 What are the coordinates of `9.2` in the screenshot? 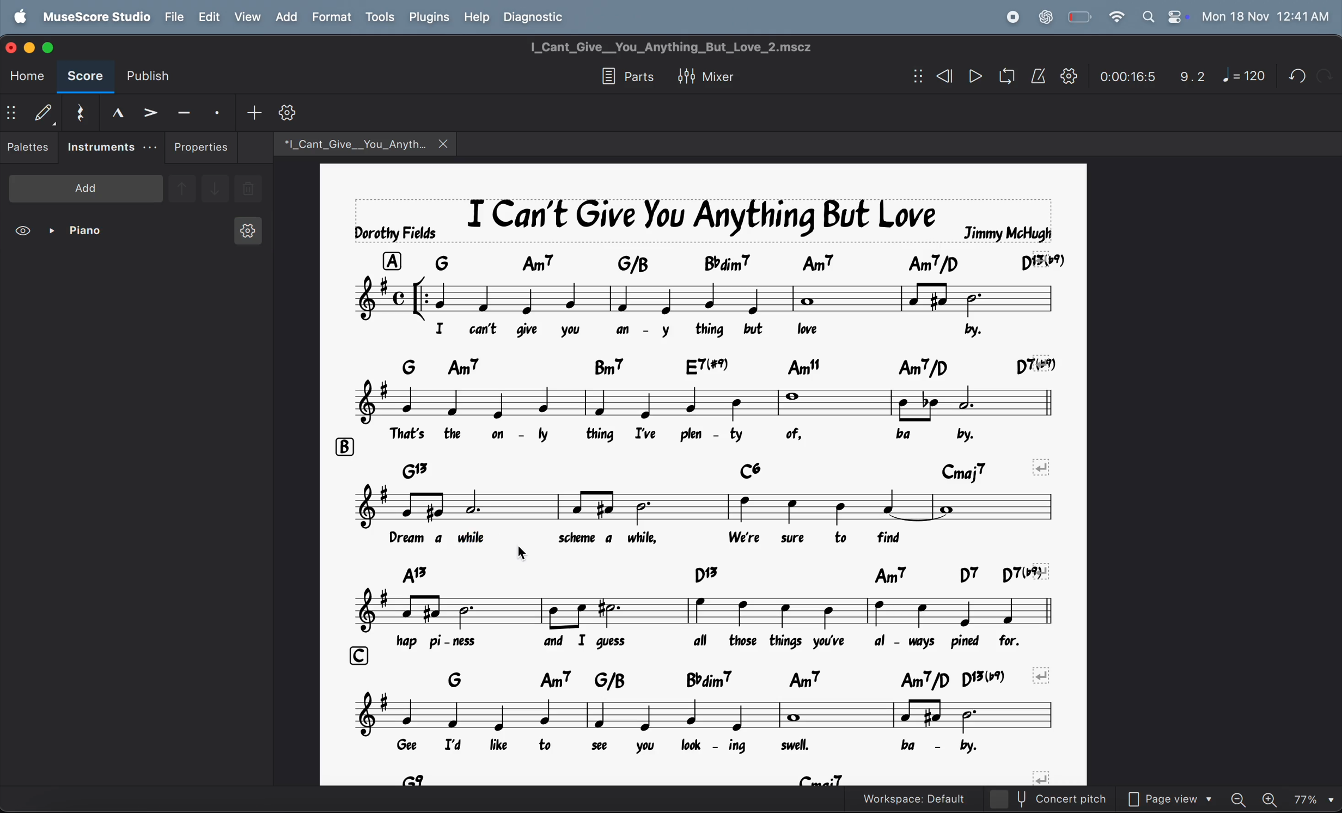 It's located at (1187, 77).